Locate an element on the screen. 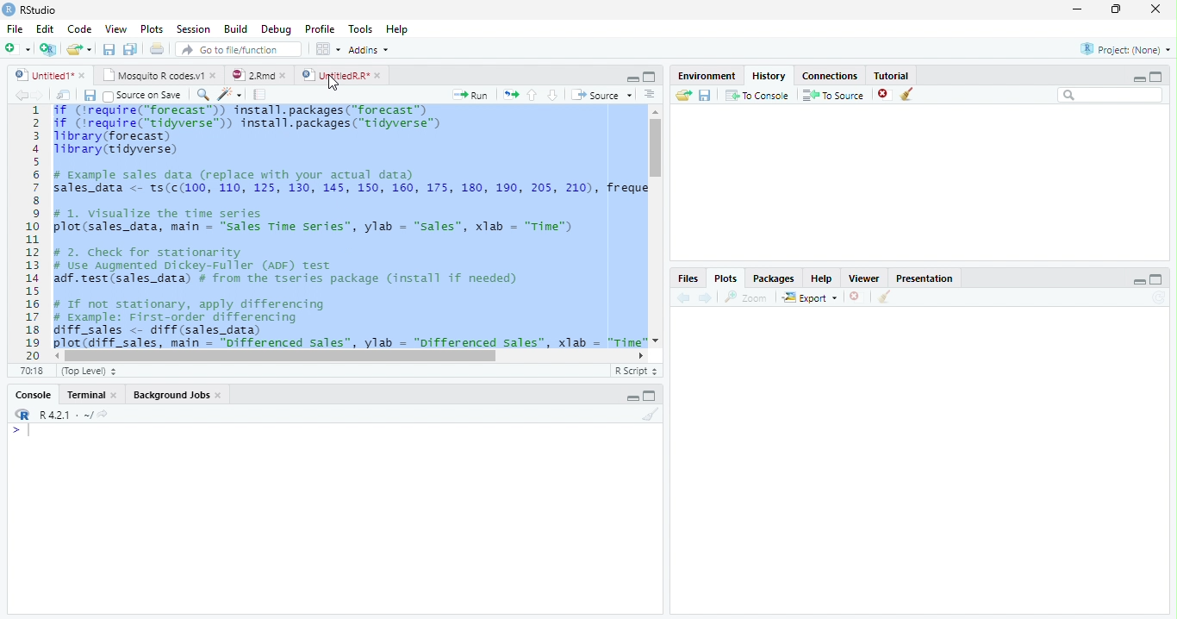  Print is located at coordinates (157, 49).